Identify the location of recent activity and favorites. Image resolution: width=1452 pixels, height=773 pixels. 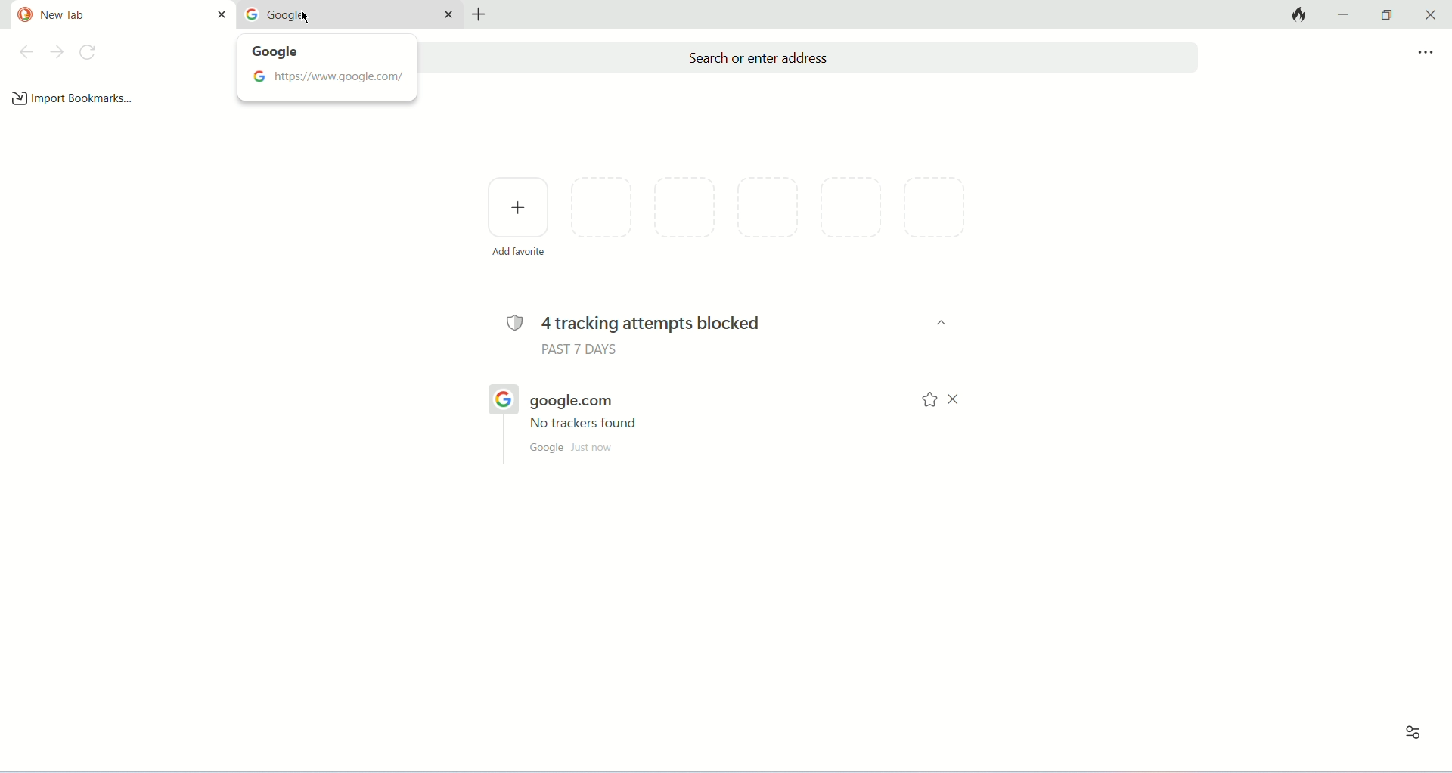
(1409, 734).